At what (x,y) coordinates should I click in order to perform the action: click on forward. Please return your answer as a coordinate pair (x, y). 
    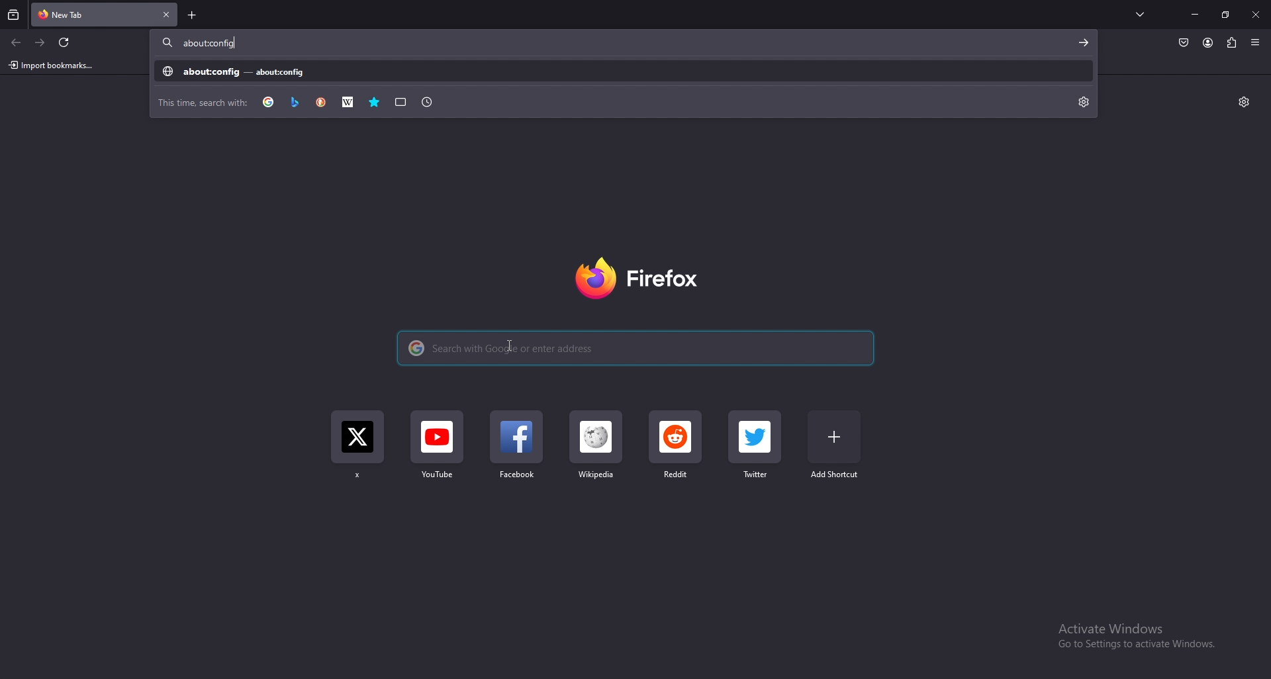
    Looking at the image, I should click on (40, 42).